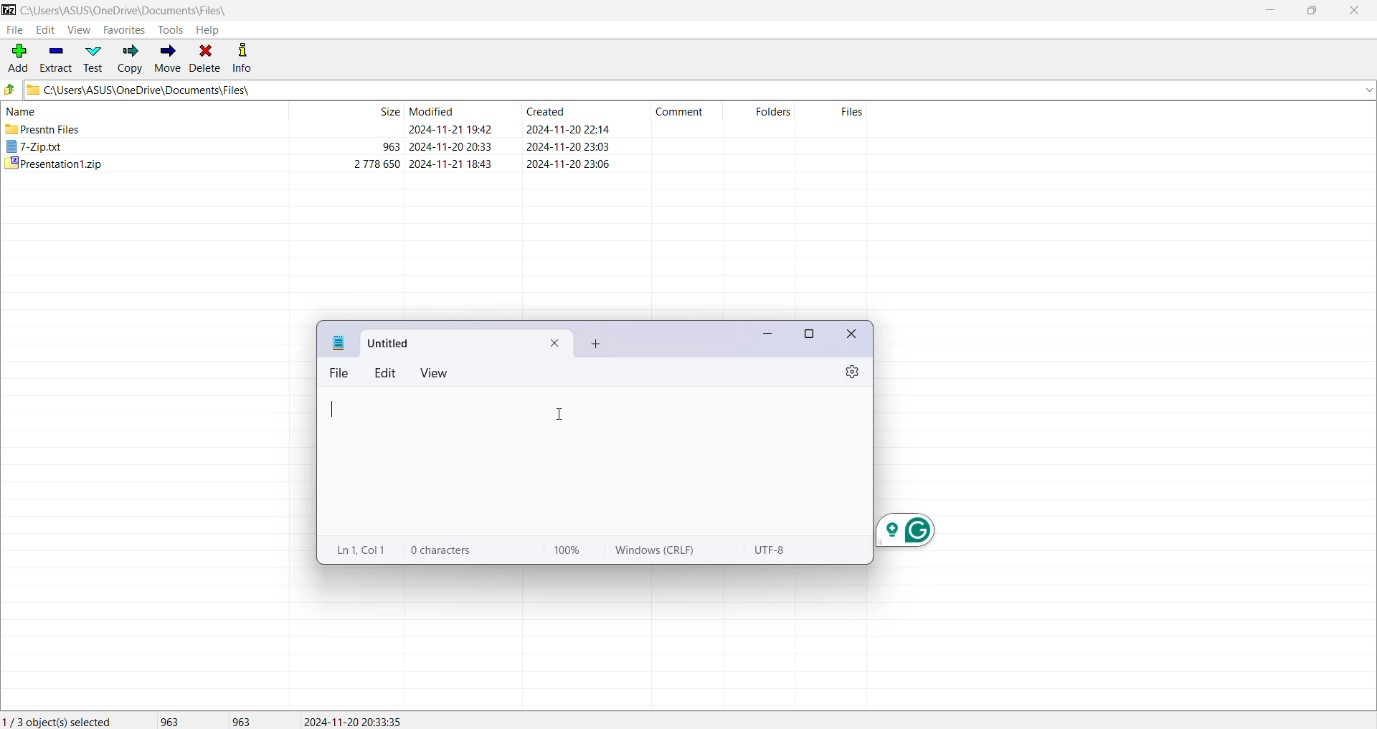  What do you see at coordinates (451, 146) in the screenshot?
I see `modified date & time` at bounding box center [451, 146].